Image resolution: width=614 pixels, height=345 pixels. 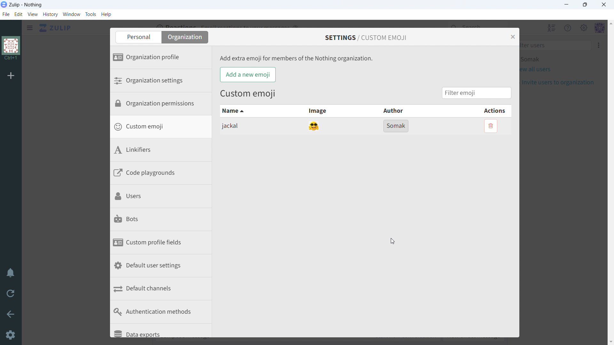 I want to click on Add extra emoji for members of the Nothing organization., so click(x=300, y=58).